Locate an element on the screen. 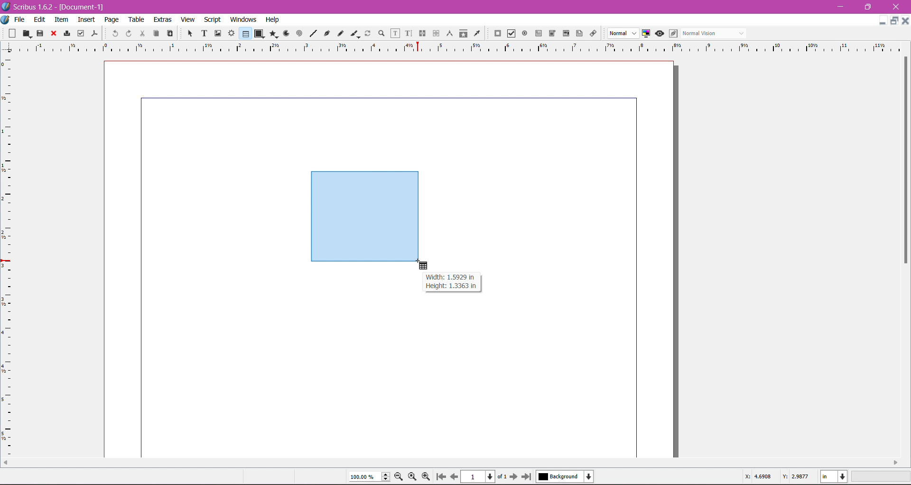 The image size is (911, 485). Insert is located at coordinates (86, 18).